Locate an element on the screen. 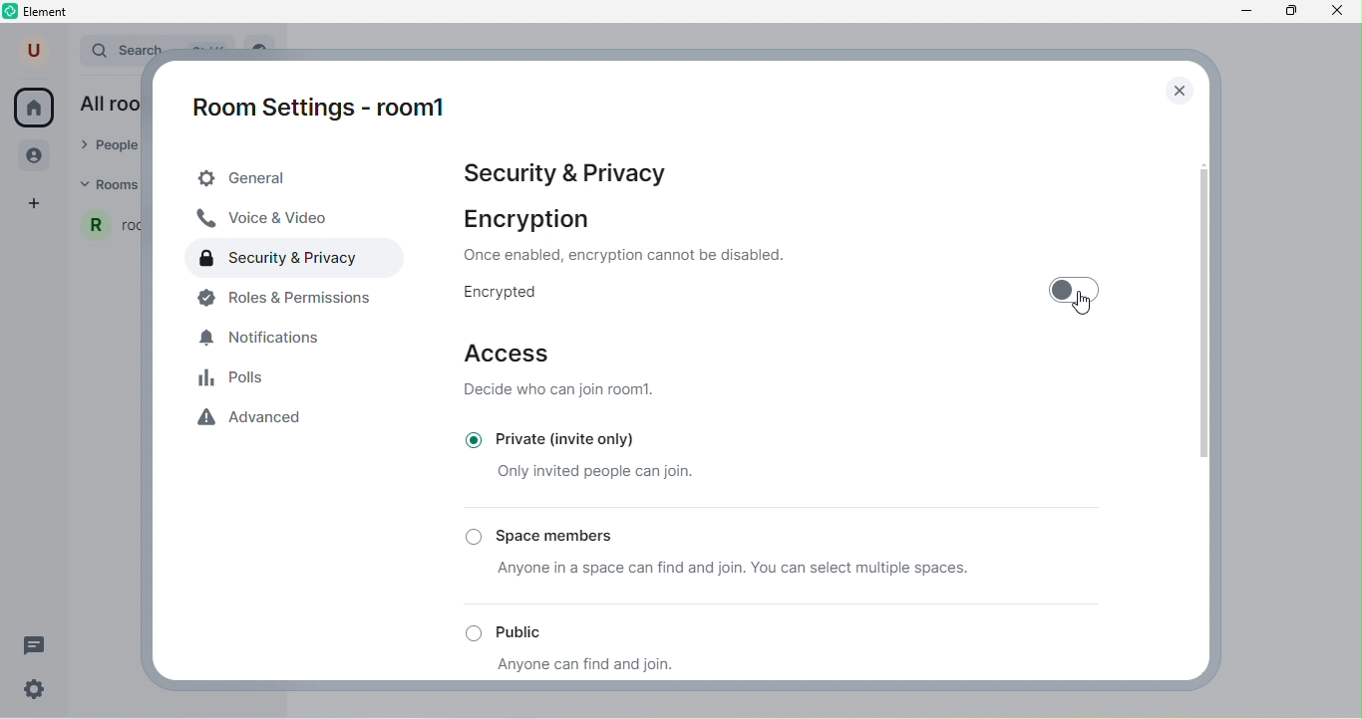 The image size is (1362, 719). vertical scroll bar is located at coordinates (1198, 312).